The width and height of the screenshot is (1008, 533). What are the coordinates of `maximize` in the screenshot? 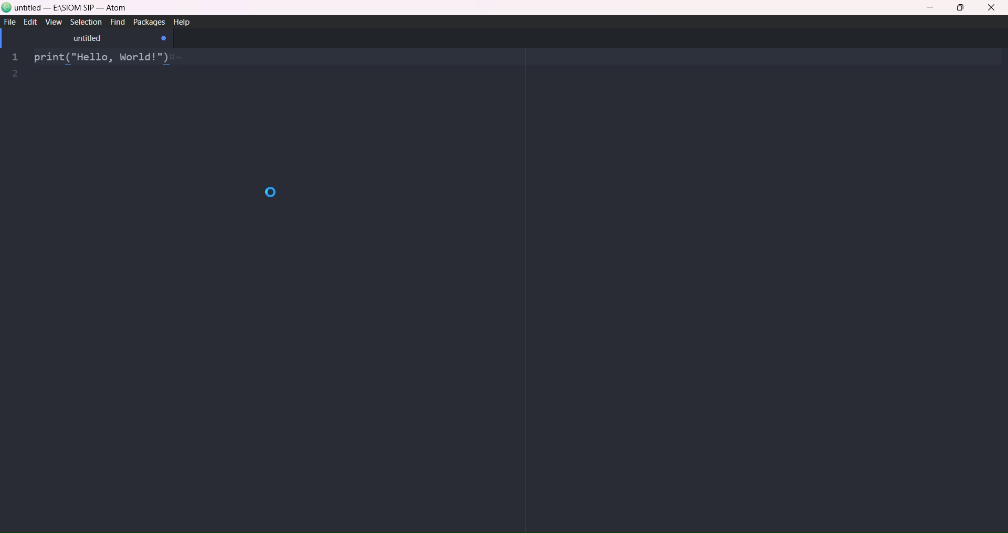 It's located at (962, 7).